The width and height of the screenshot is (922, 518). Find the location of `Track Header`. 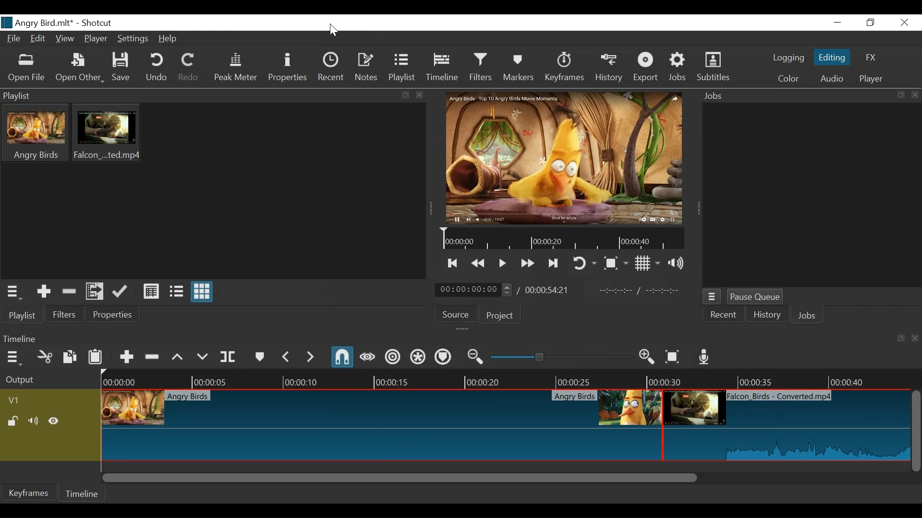

Track Header is located at coordinates (17, 400).